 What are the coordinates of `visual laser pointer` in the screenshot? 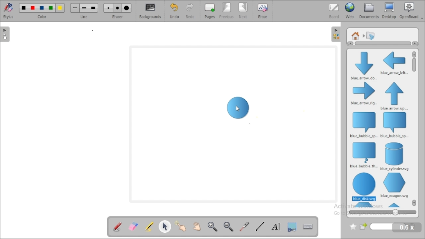 It's located at (245, 227).